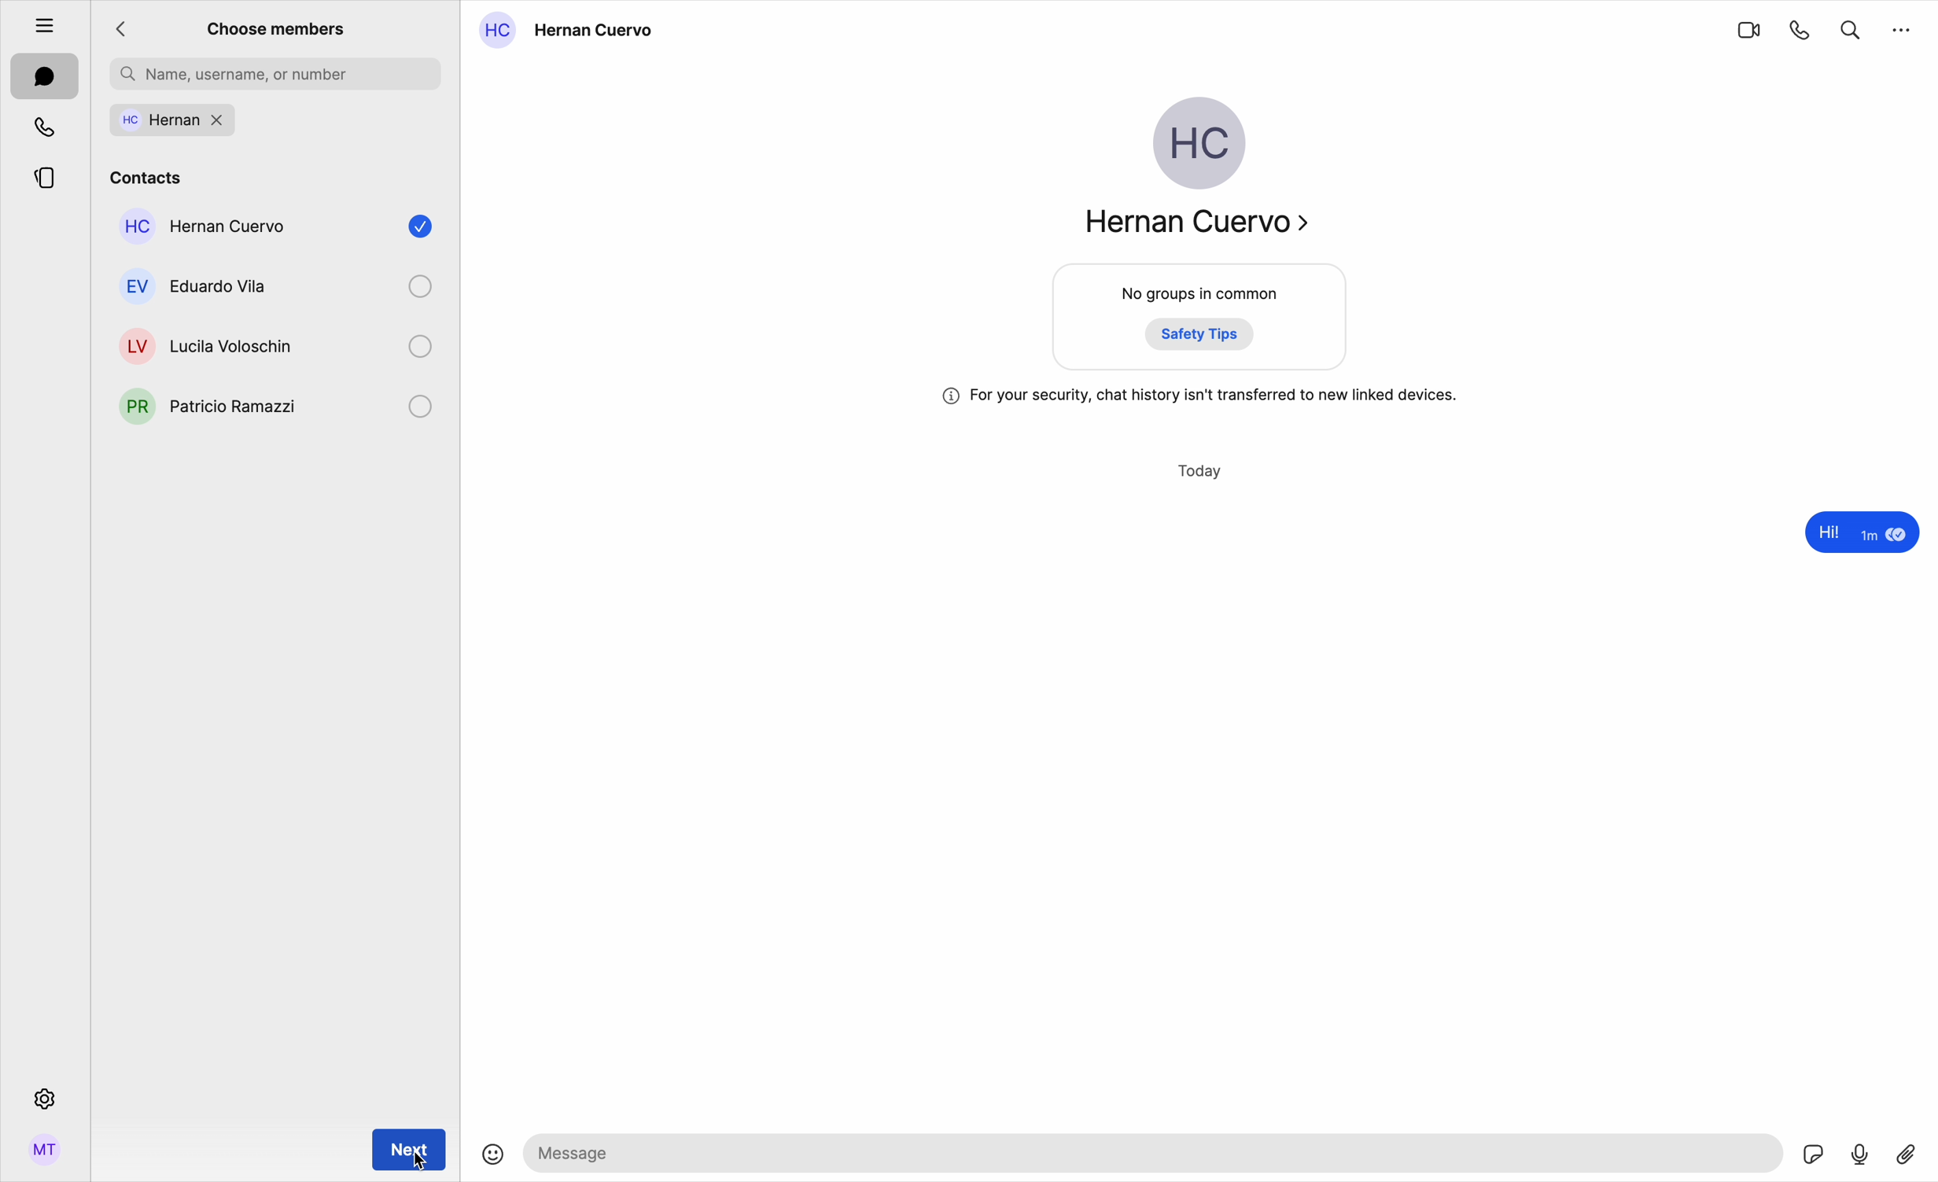  Describe the element at coordinates (1903, 28) in the screenshot. I see `more options` at that location.